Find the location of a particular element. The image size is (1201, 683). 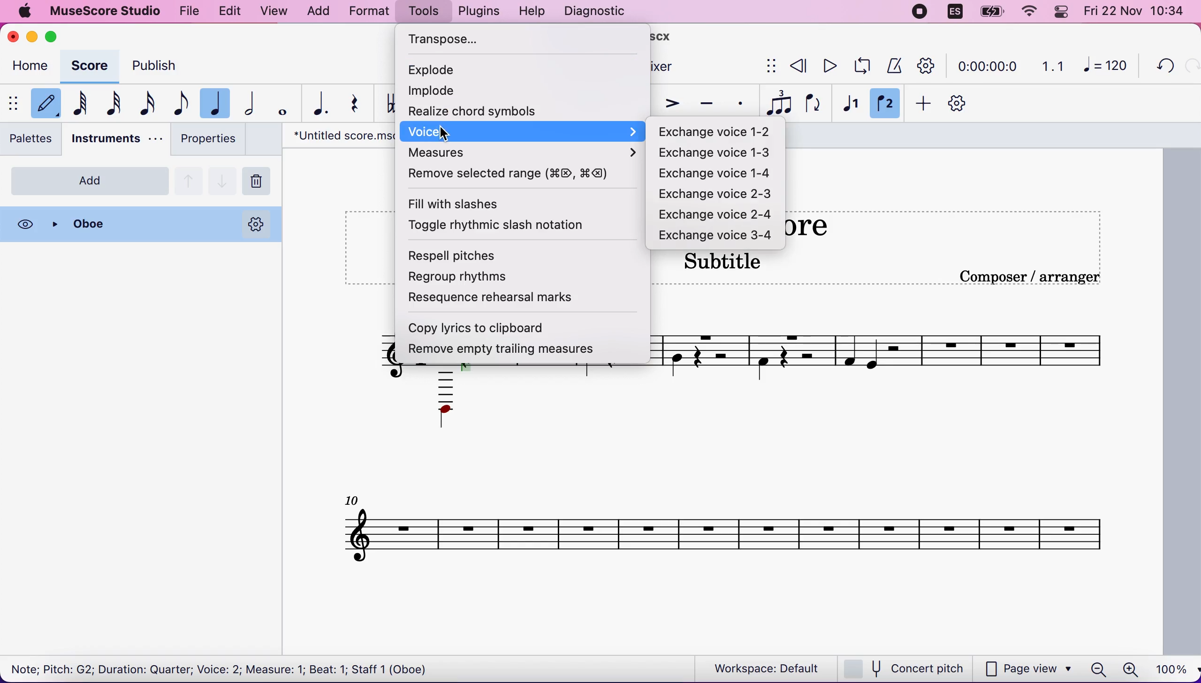

accent is located at coordinates (673, 105).